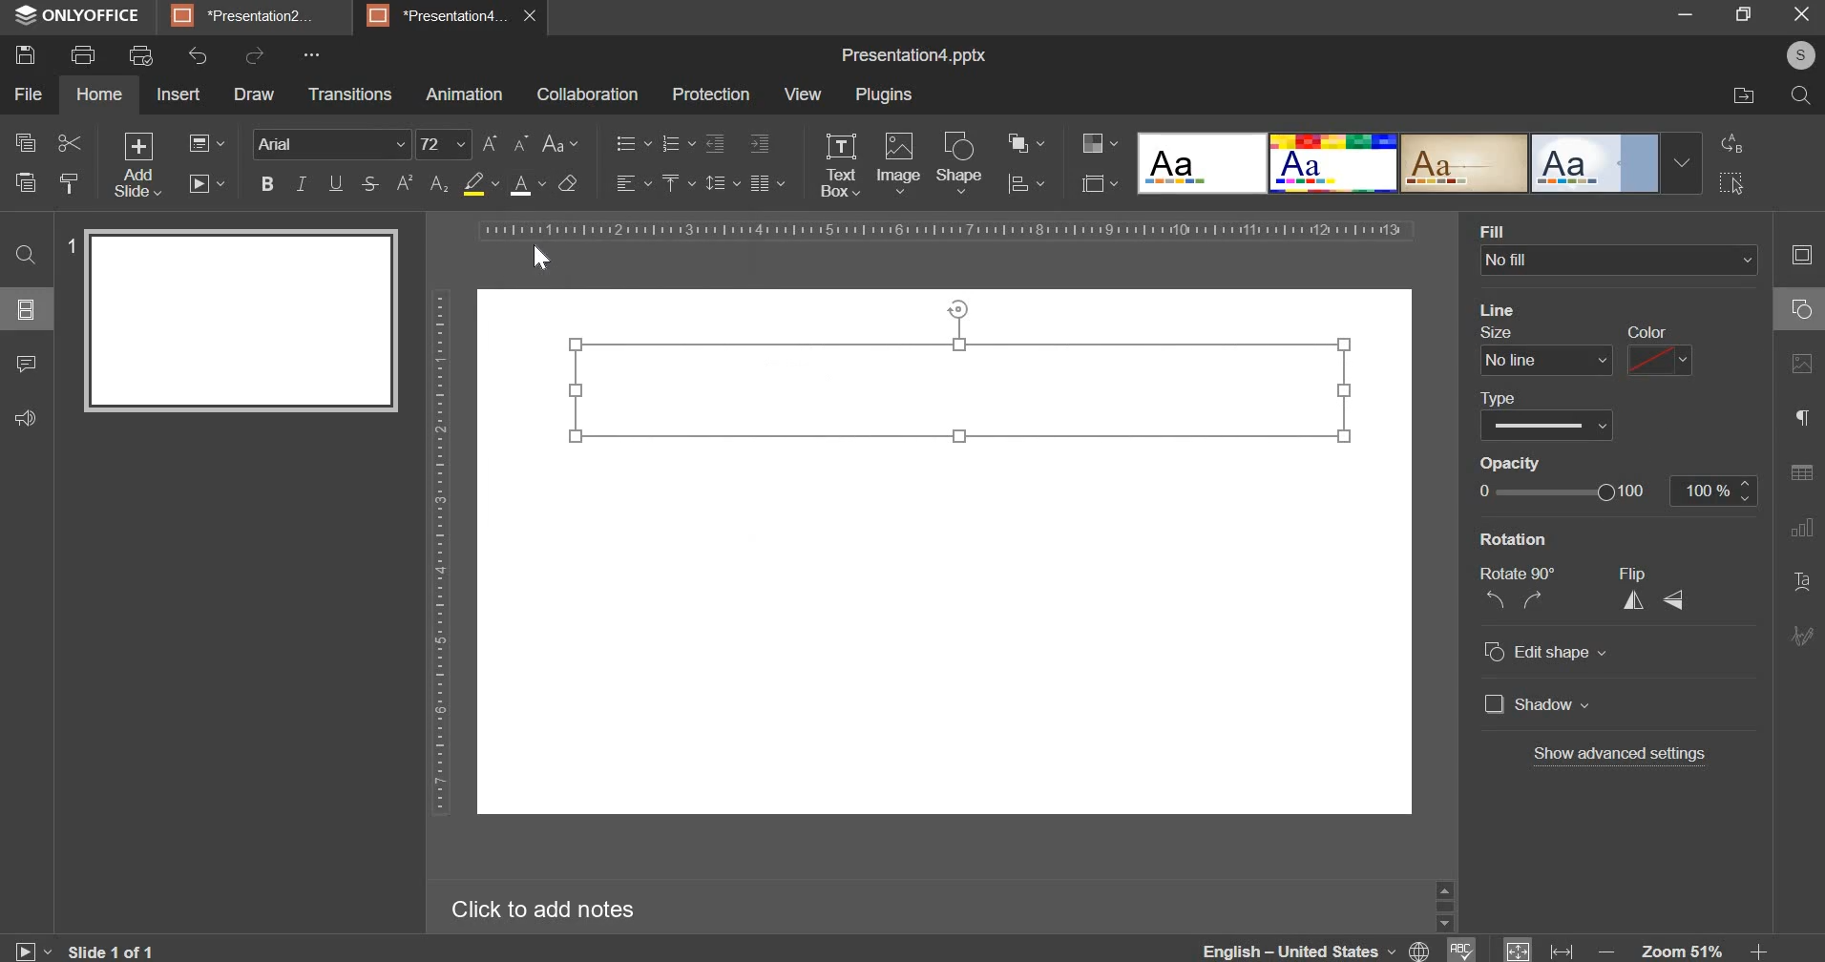 The width and height of the screenshot is (1825, 962). I want to click on Cursor, so click(540, 259).